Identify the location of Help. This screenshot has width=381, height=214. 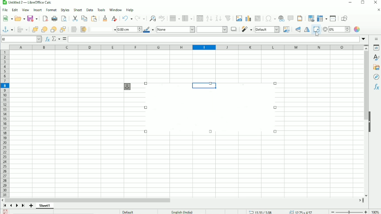
(130, 9).